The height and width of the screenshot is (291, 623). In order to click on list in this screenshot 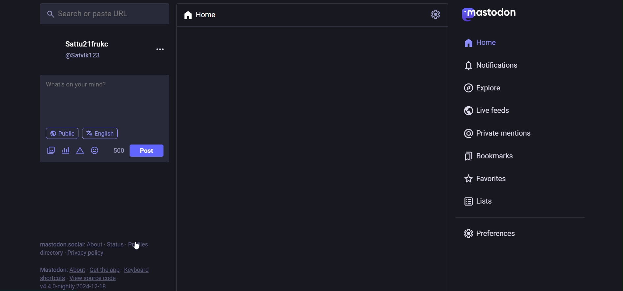, I will do `click(484, 200)`.